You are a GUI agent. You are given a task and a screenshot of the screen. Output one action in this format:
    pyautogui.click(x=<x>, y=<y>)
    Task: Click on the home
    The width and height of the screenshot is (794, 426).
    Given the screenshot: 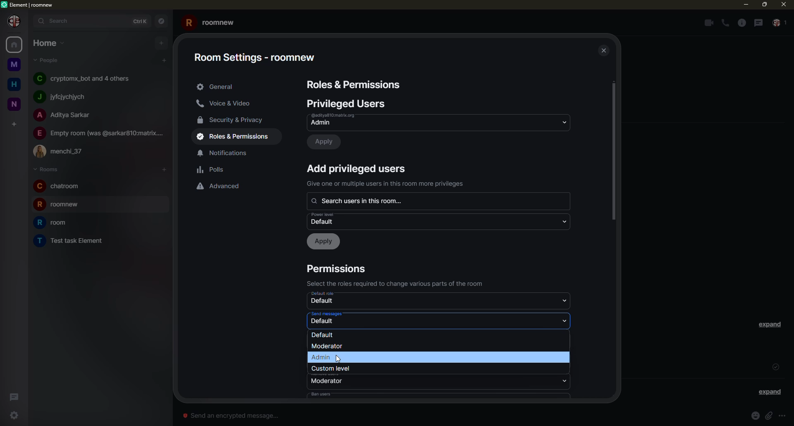 What is the action you would take?
    pyautogui.click(x=13, y=45)
    